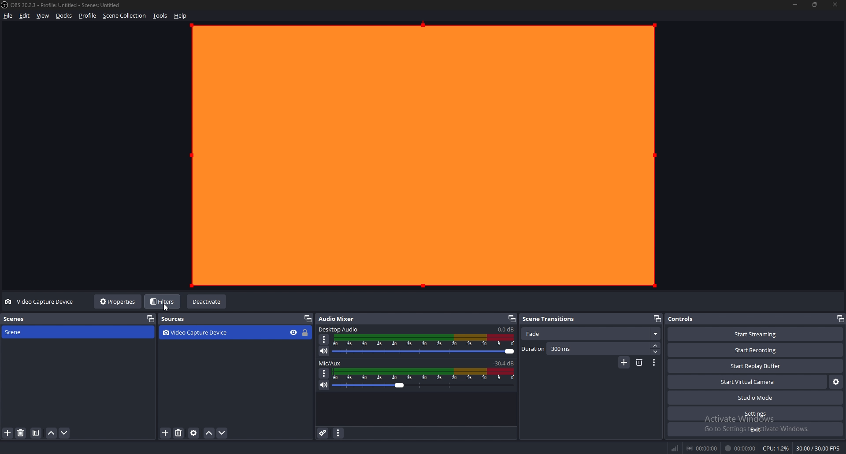  Describe the element at coordinates (166, 309) in the screenshot. I see `cursor` at that location.